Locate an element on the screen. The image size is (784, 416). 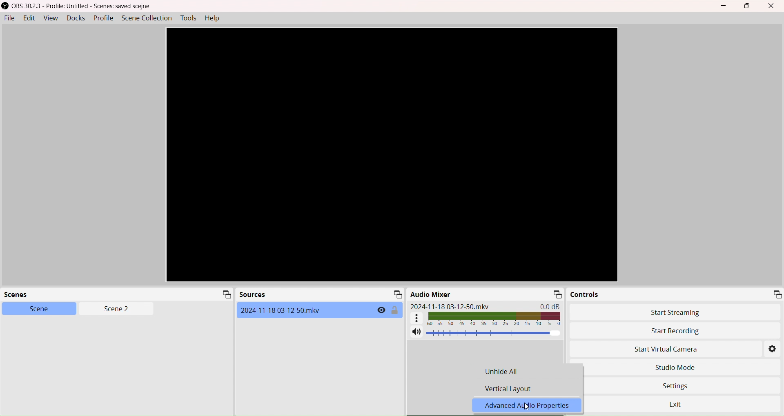
Start Streaming is located at coordinates (677, 312).